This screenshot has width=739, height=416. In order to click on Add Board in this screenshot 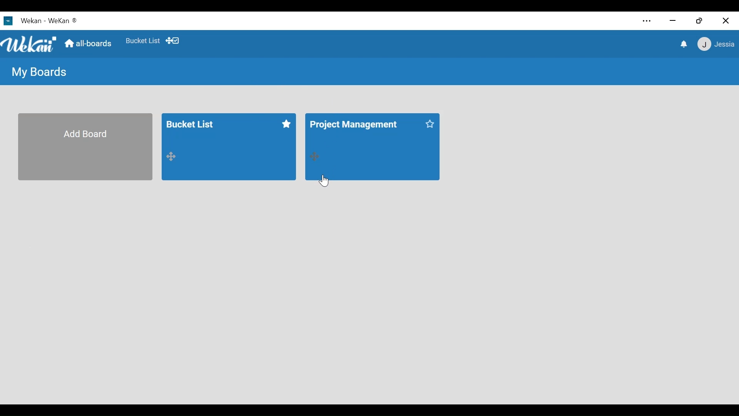, I will do `click(84, 147)`.